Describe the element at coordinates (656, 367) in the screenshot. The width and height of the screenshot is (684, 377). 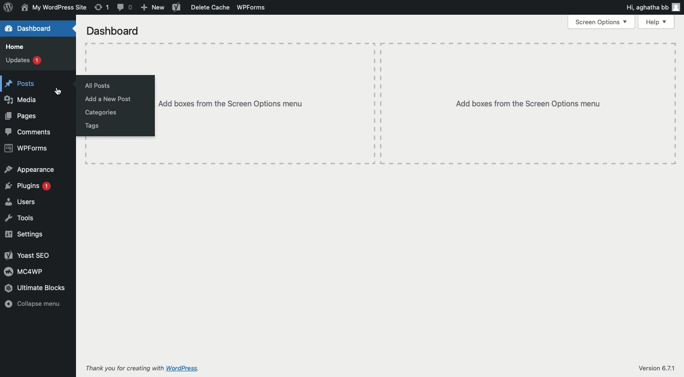
I see `Version 6.7.1` at that location.